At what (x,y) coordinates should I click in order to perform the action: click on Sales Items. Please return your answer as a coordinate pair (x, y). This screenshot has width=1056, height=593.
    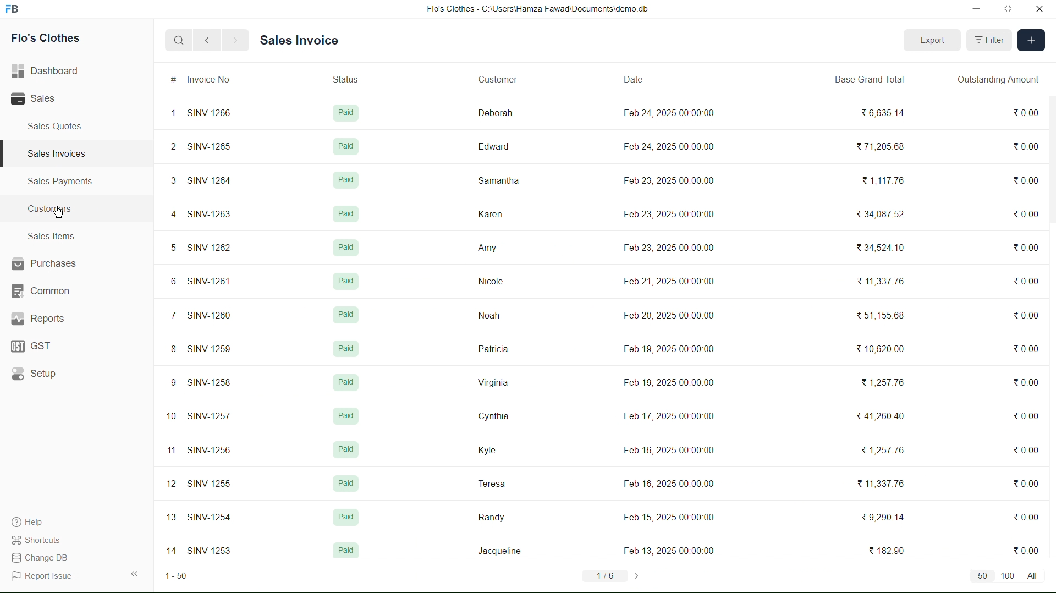
    Looking at the image, I should click on (52, 237).